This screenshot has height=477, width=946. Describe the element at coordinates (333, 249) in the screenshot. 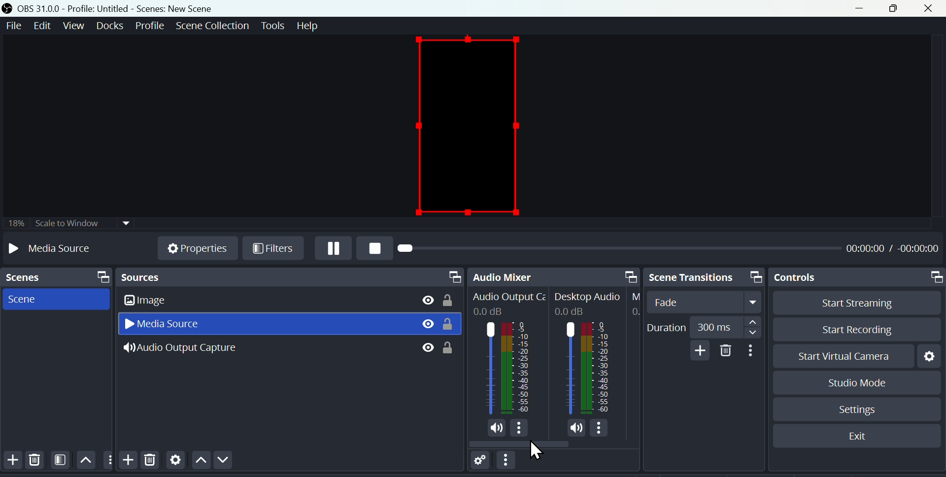

I see `Pause` at that location.